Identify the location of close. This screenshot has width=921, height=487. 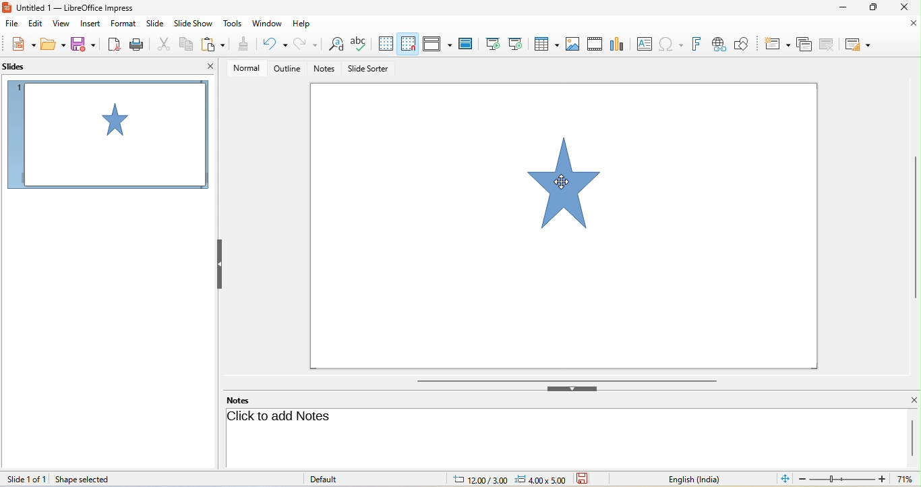
(911, 24).